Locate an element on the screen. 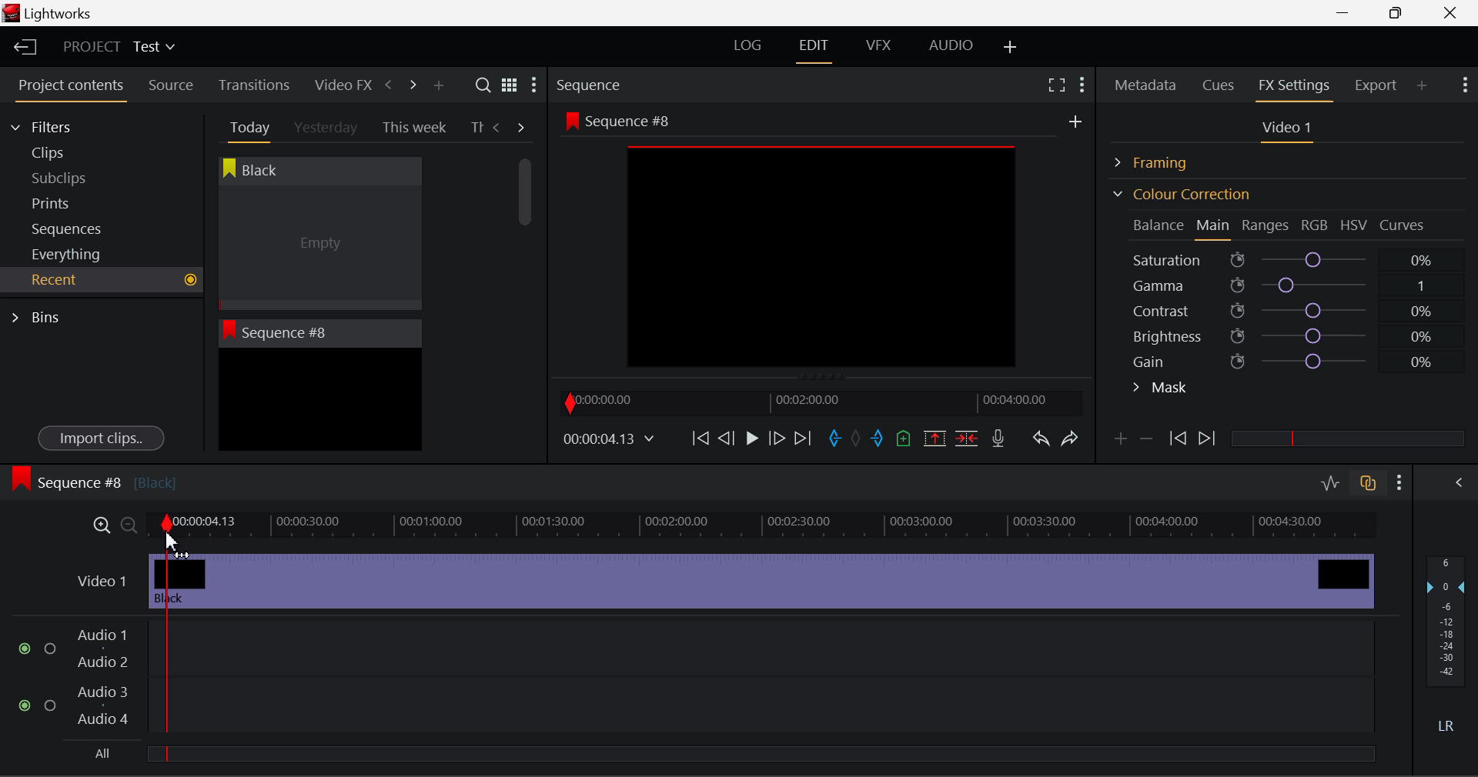  Close is located at coordinates (1453, 13).